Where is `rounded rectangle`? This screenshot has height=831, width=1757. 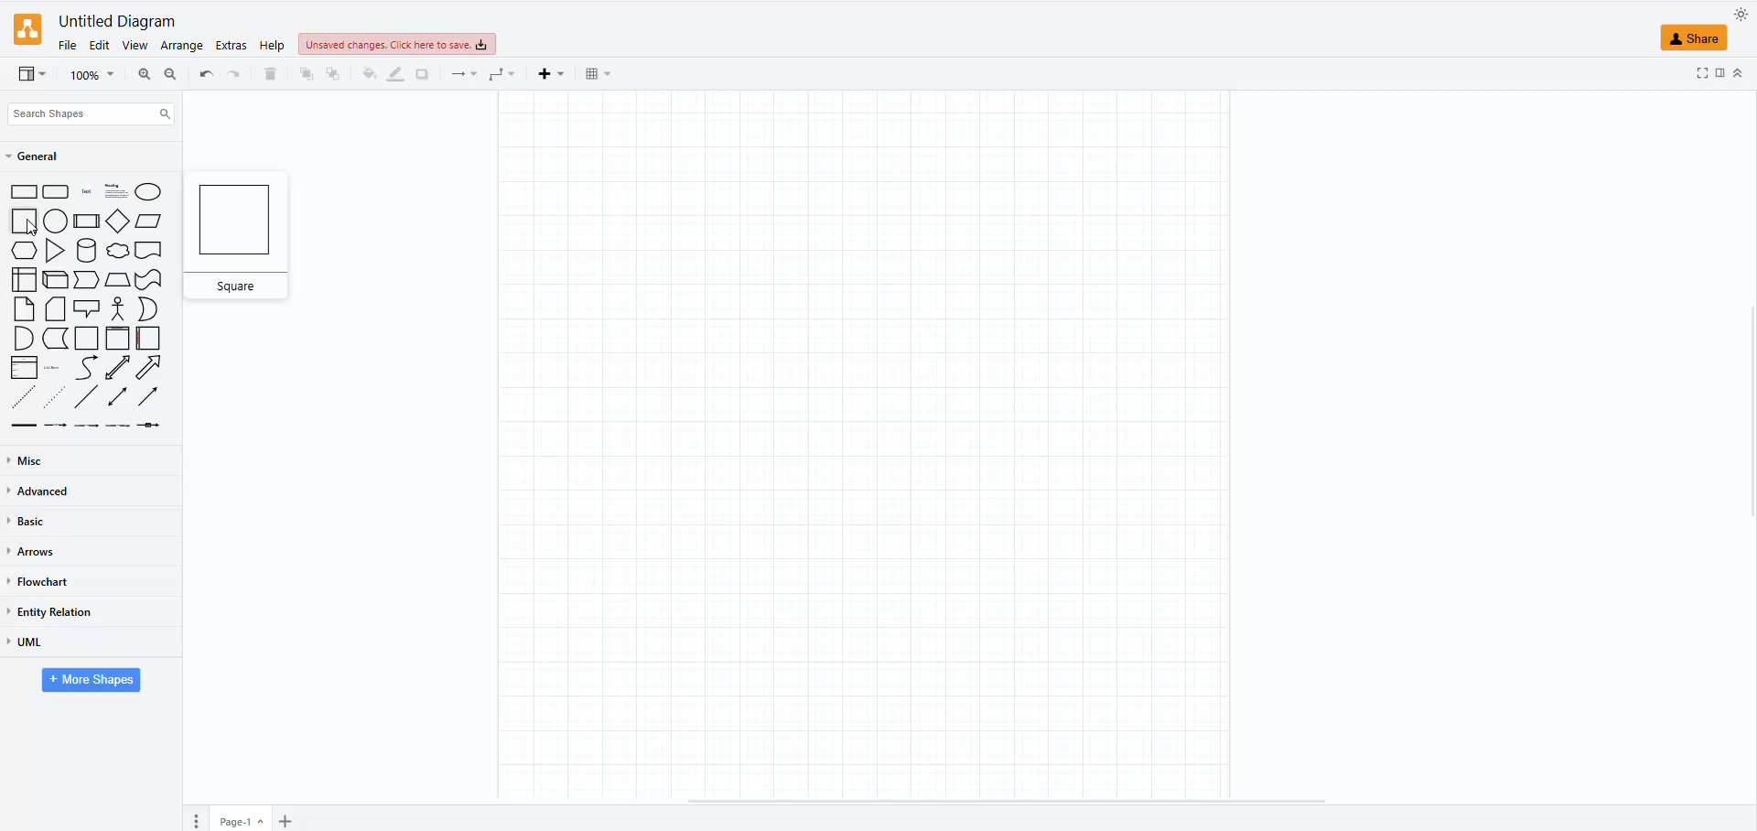 rounded rectangle is located at coordinates (57, 193).